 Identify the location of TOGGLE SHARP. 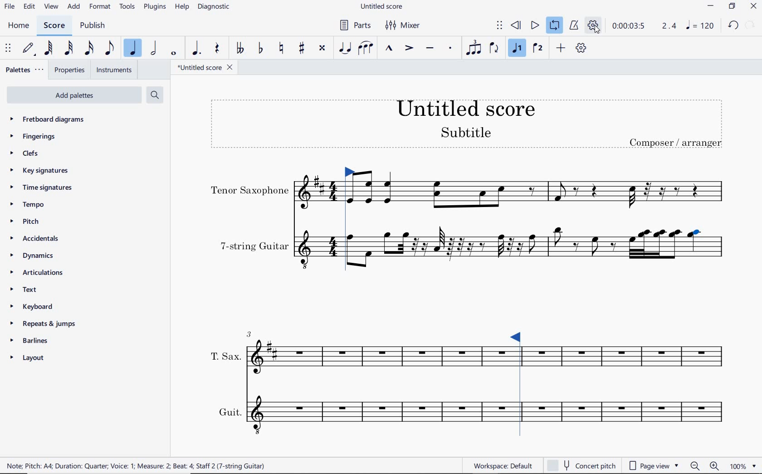
(302, 48).